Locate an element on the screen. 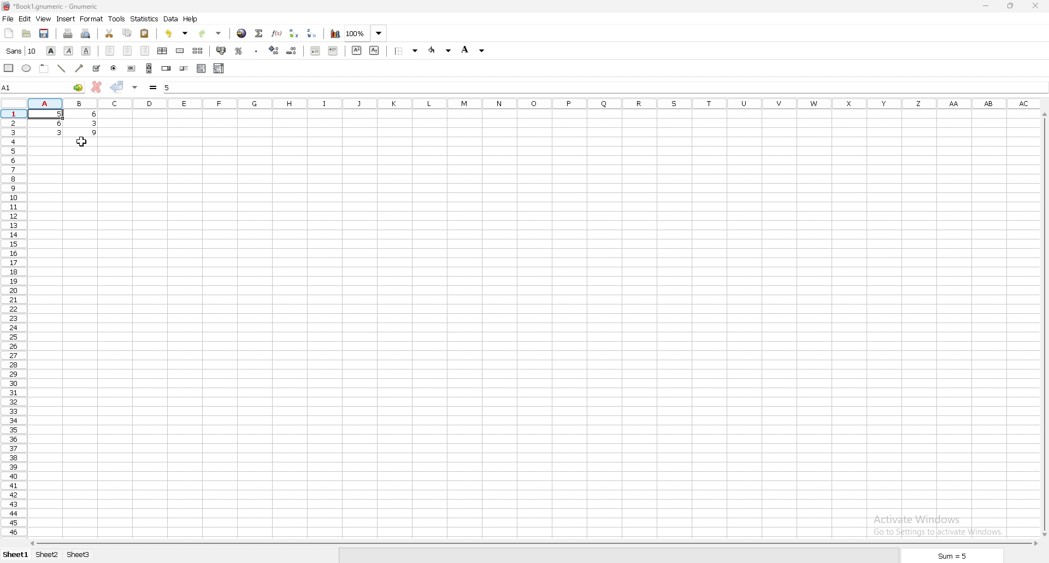 This screenshot has height=563, width=1049. frame is located at coordinates (44, 69).